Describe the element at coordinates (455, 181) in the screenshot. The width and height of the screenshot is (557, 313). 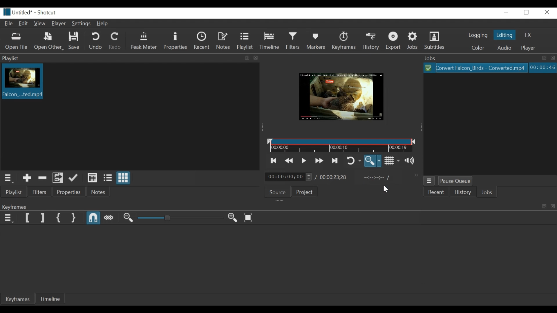
I see `Pause Queue` at that location.